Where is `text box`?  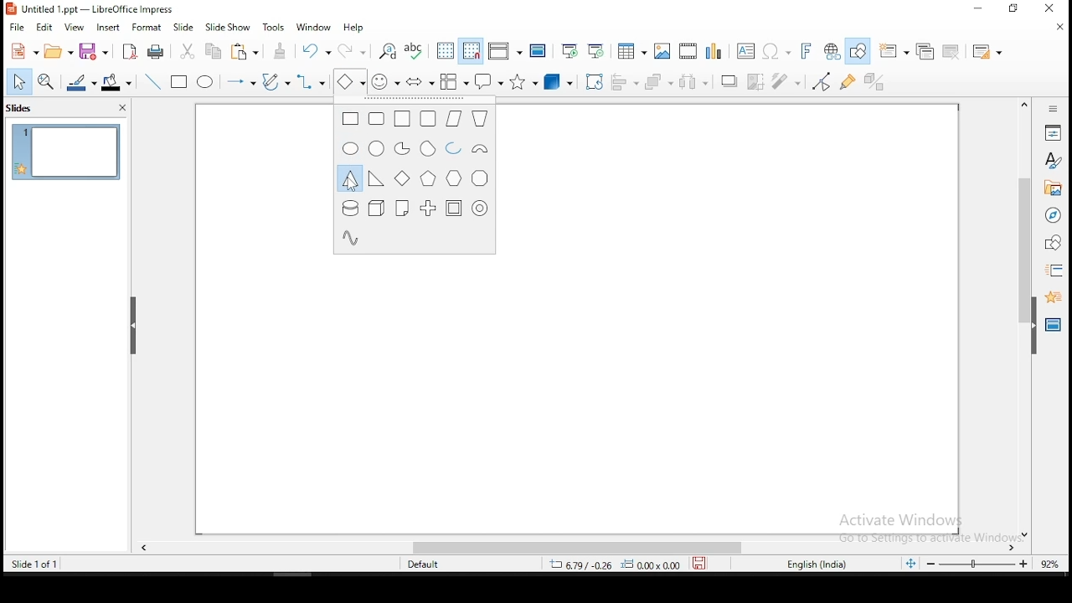
text box is located at coordinates (745, 50).